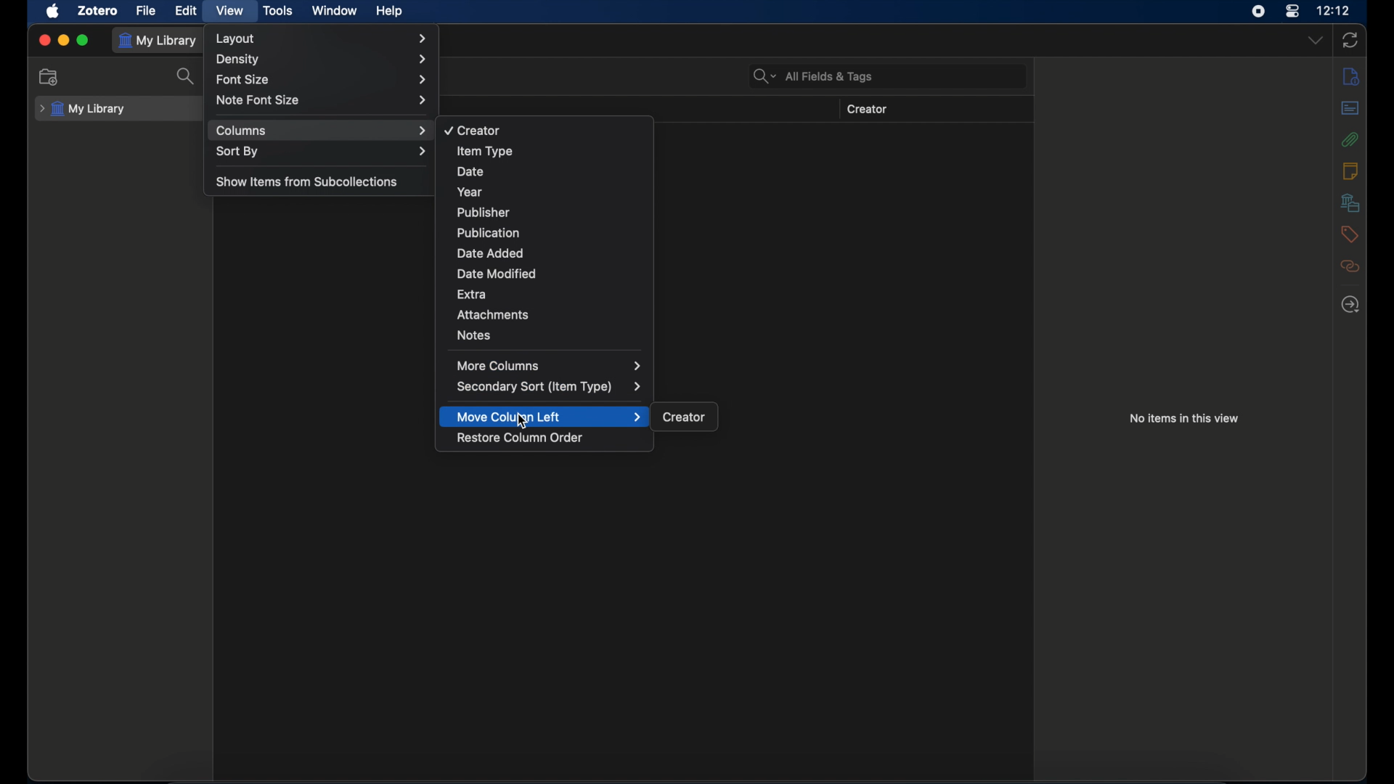 Image resolution: width=1394 pixels, height=784 pixels. What do you see at coordinates (309, 181) in the screenshot?
I see `show item from subcollections` at bounding box center [309, 181].